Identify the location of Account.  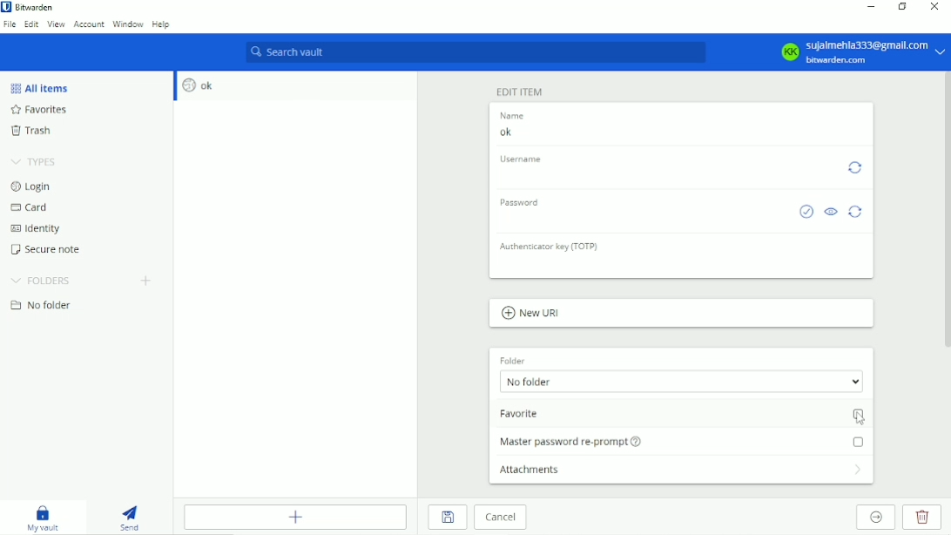
(89, 24).